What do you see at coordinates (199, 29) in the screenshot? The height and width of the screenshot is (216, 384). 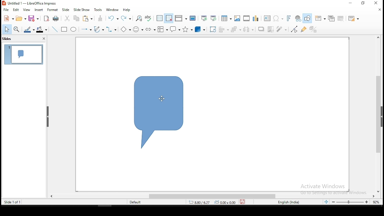 I see `3D objects` at bounding box center [199, 29].